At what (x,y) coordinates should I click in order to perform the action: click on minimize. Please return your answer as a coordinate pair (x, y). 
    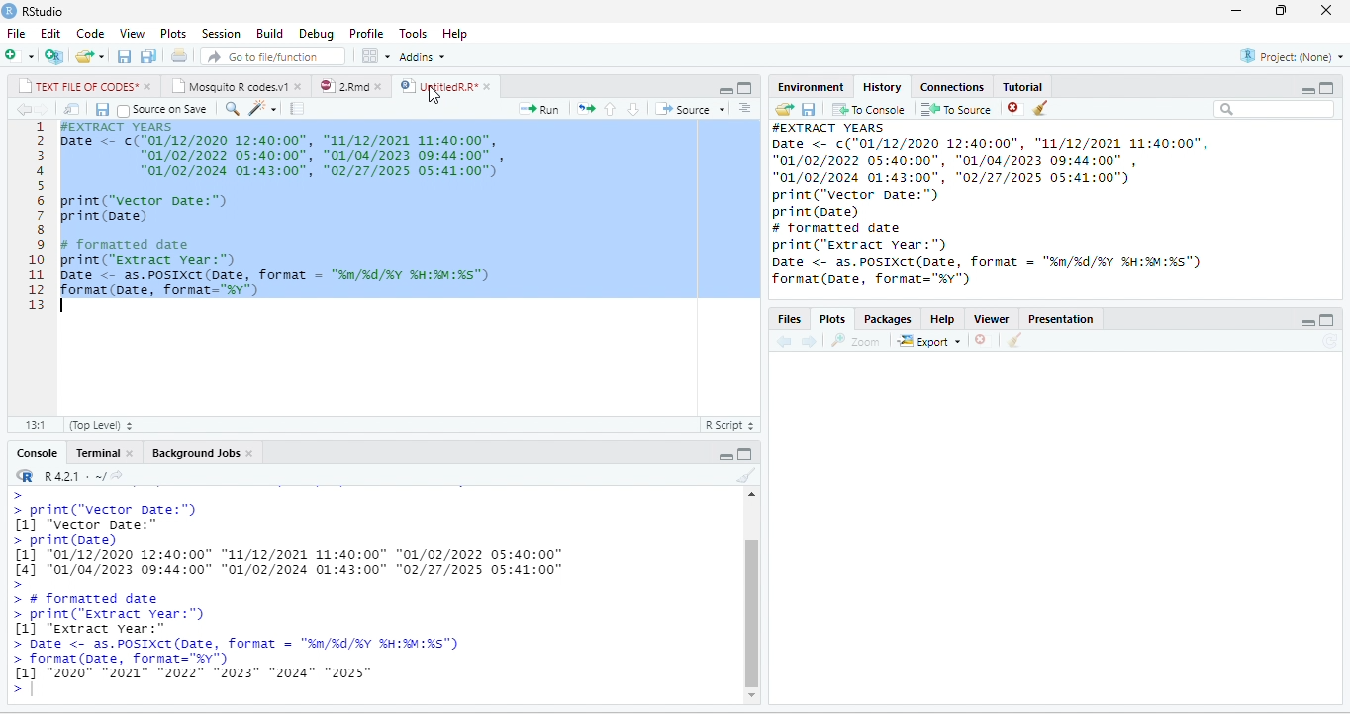
    Looking at the image, I should click on (1307, 322).